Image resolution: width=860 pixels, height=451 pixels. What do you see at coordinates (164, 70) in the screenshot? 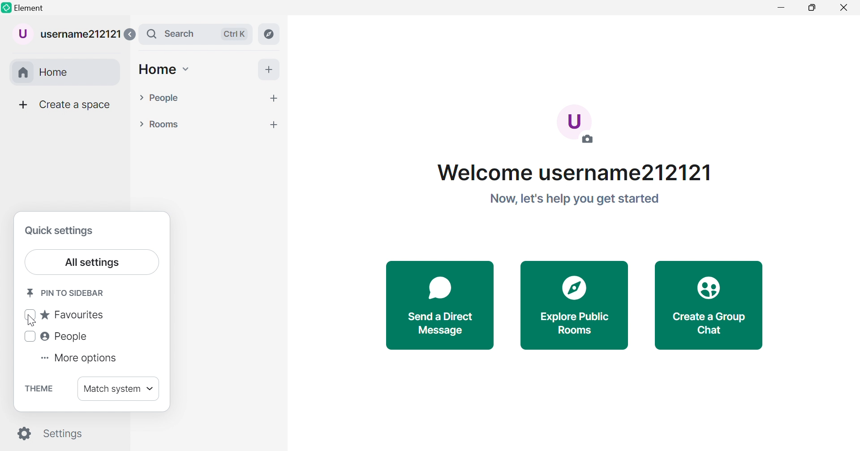
I see `Home` at bounding box center [164, 70].